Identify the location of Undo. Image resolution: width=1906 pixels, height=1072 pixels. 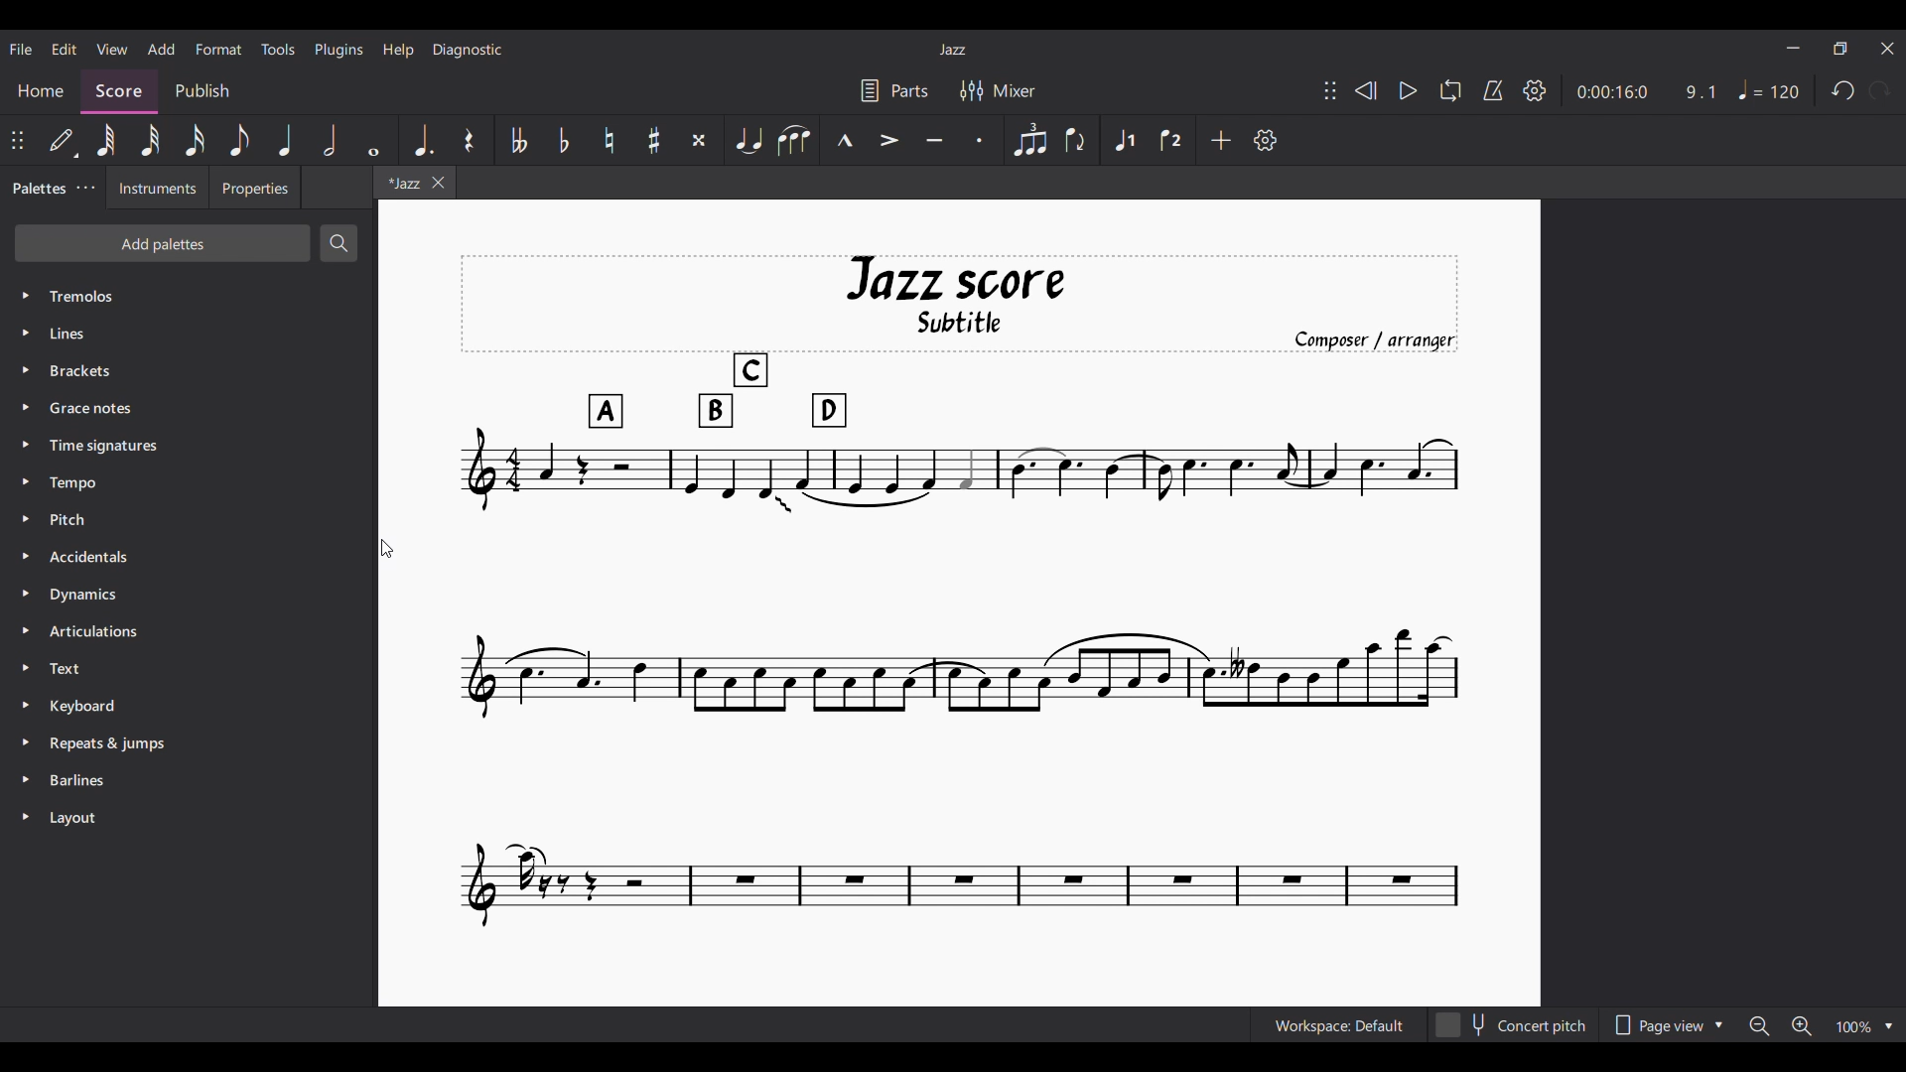
(1843, 91).